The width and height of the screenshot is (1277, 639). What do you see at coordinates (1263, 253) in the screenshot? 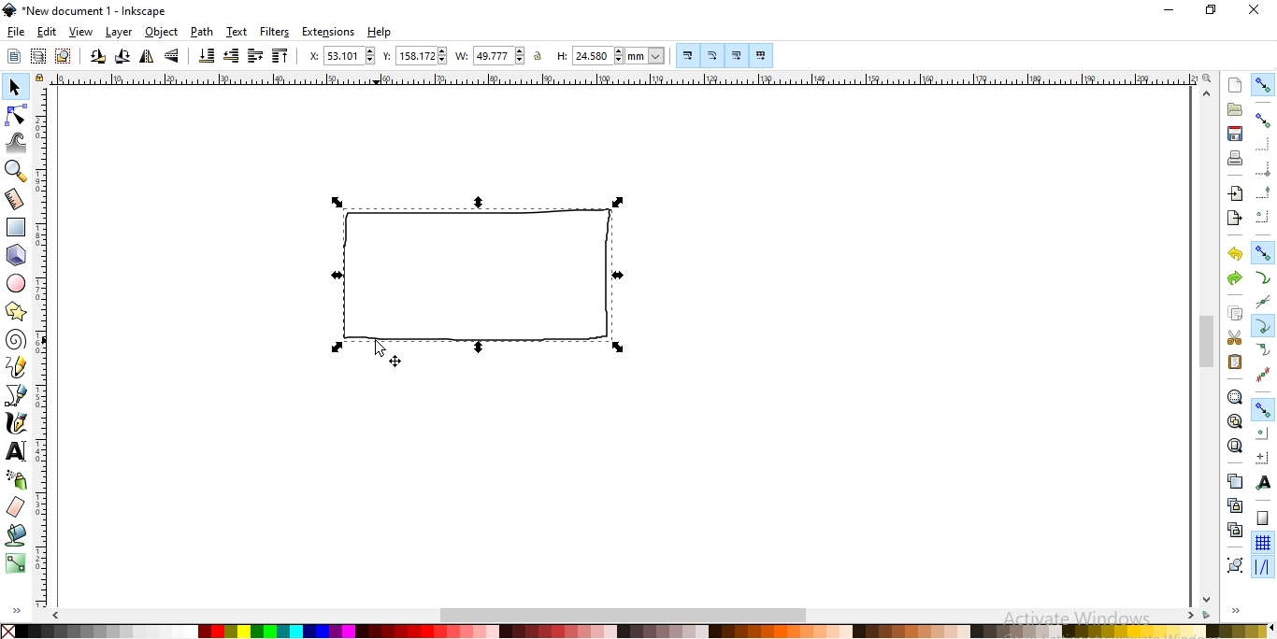
I see `snap nodes, paths and handles` at bounding box center [1263, 253].